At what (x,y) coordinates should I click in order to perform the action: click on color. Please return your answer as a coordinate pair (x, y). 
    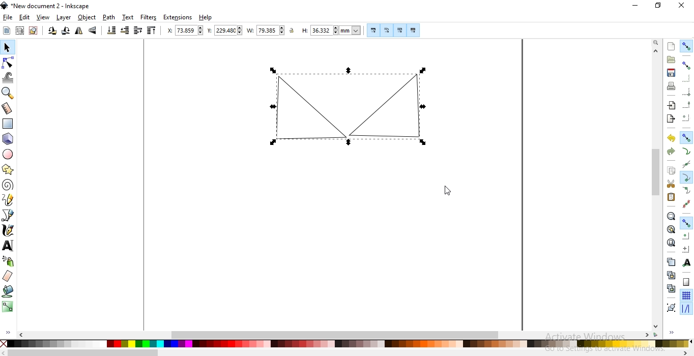
    Looking at the image, I should click on (346, 344).